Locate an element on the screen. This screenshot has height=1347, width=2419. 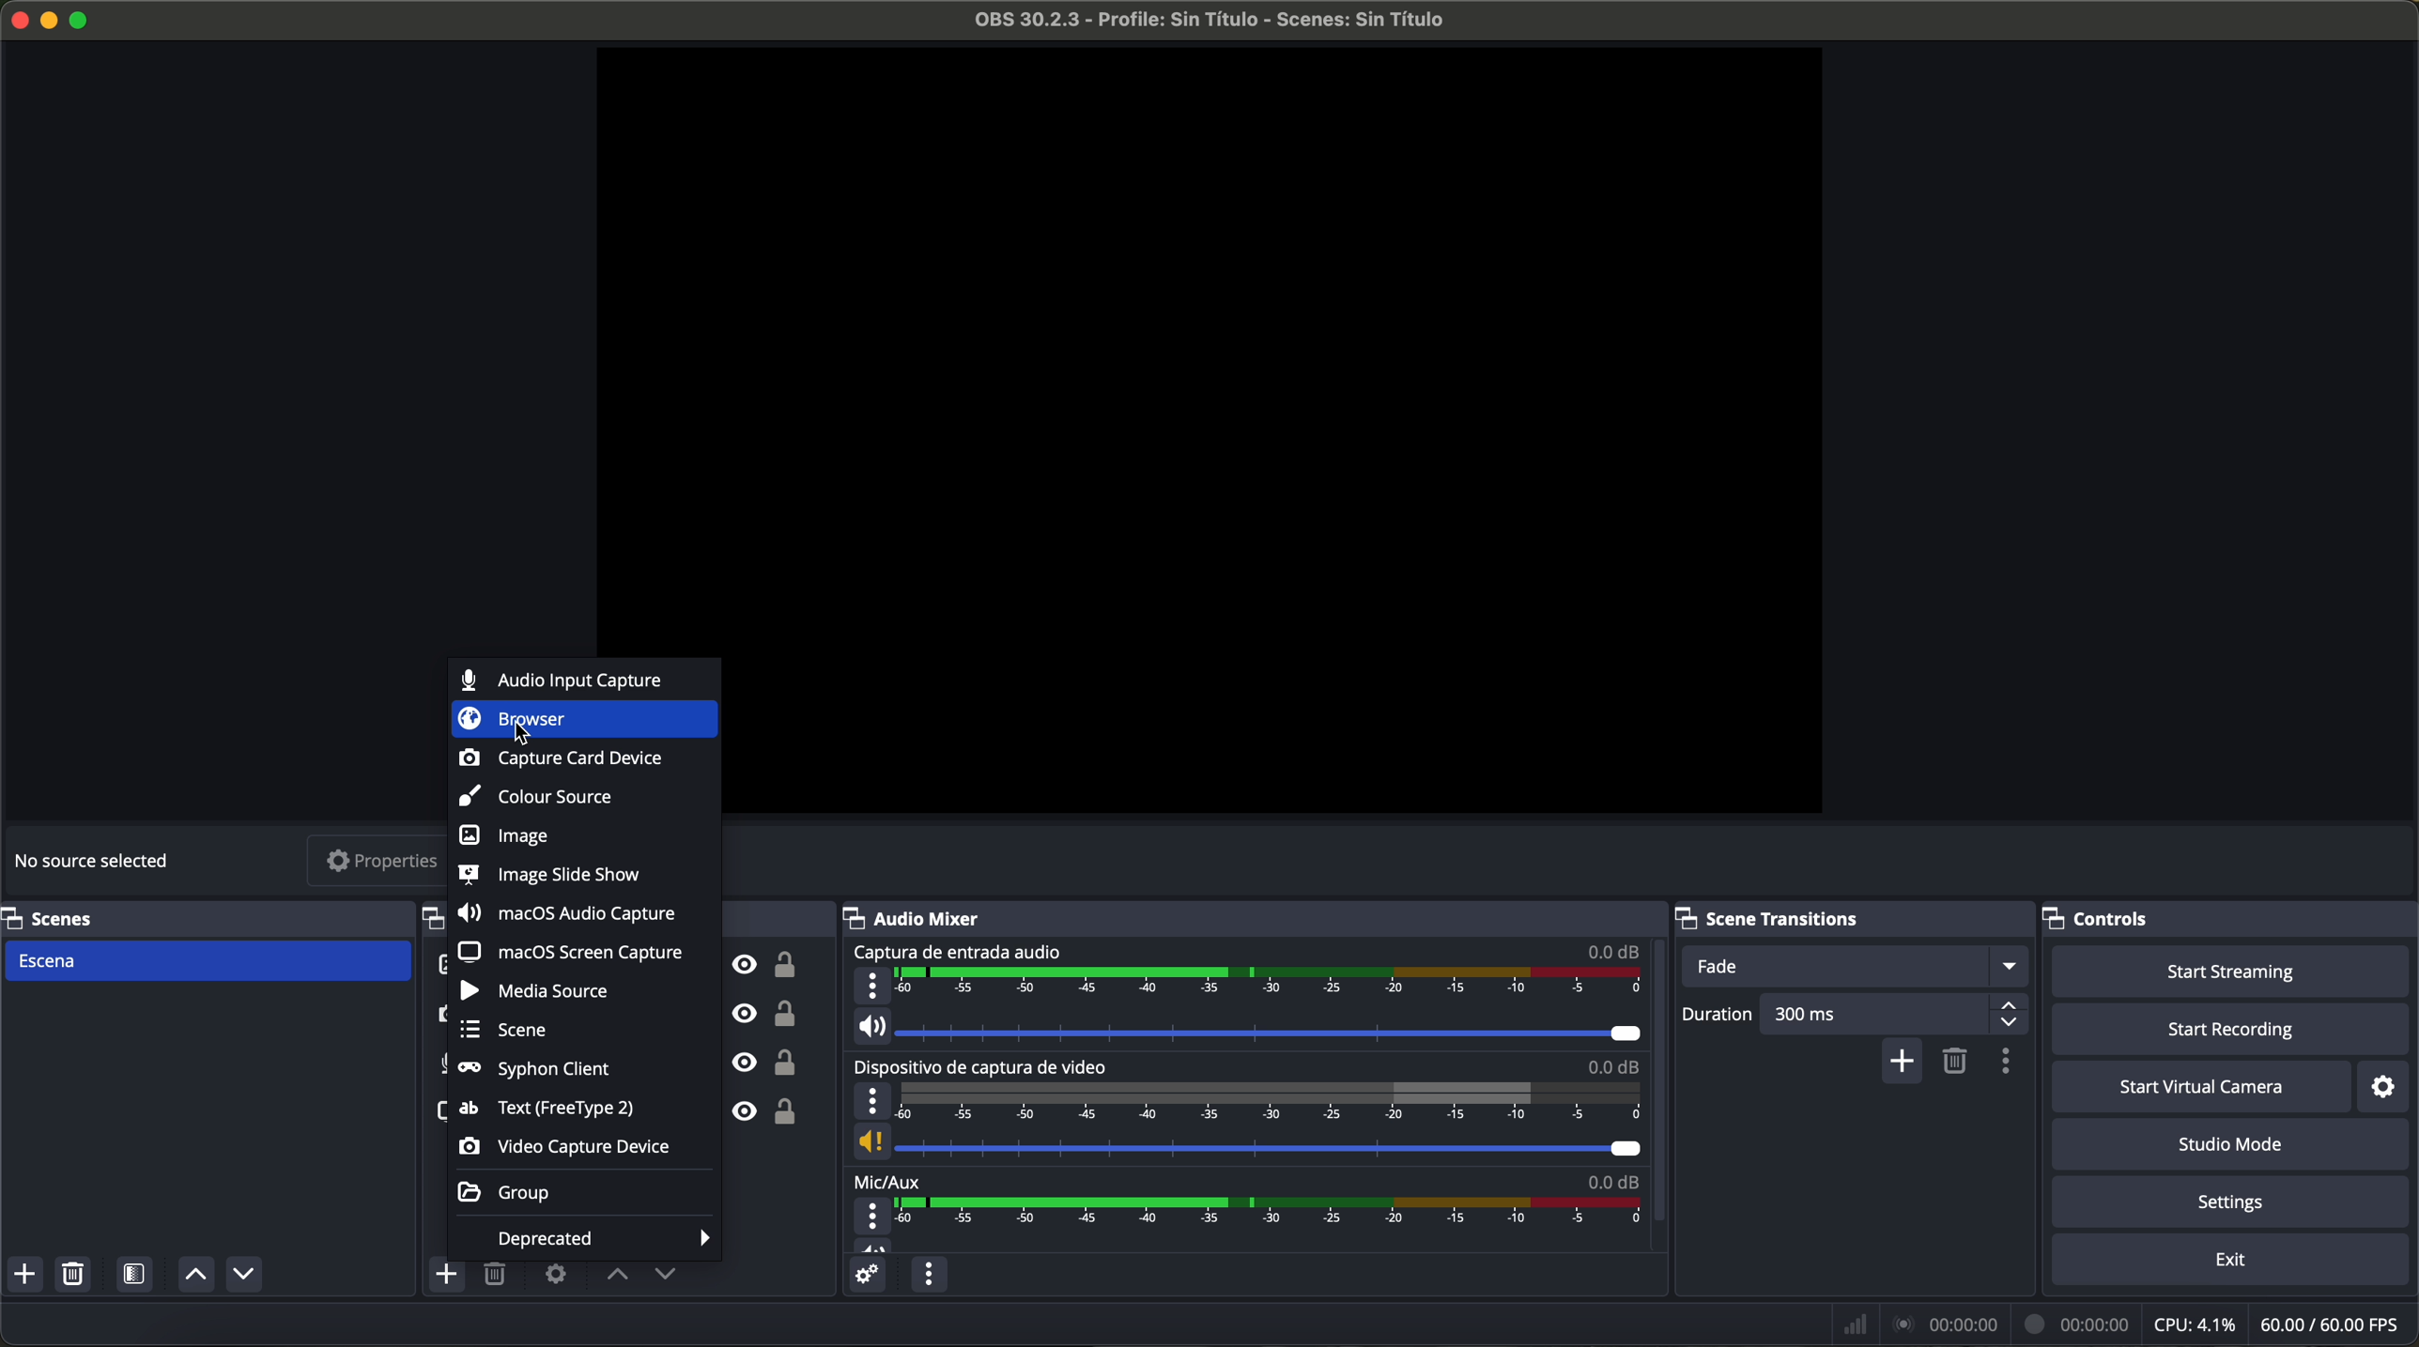
click on browser is located at coordinates (584, 721).